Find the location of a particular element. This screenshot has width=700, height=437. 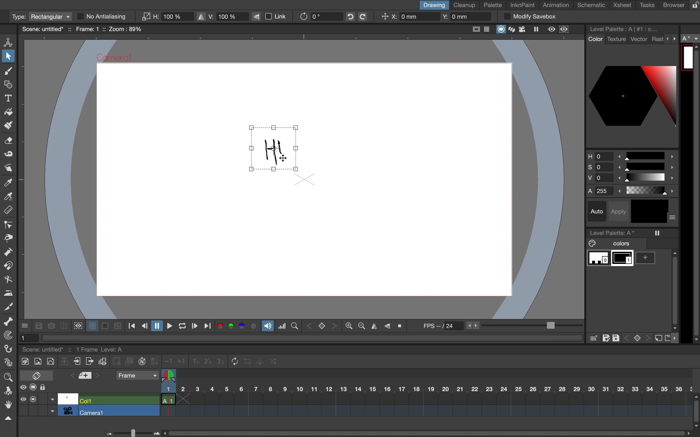

save is located at coordinates (617, 337).